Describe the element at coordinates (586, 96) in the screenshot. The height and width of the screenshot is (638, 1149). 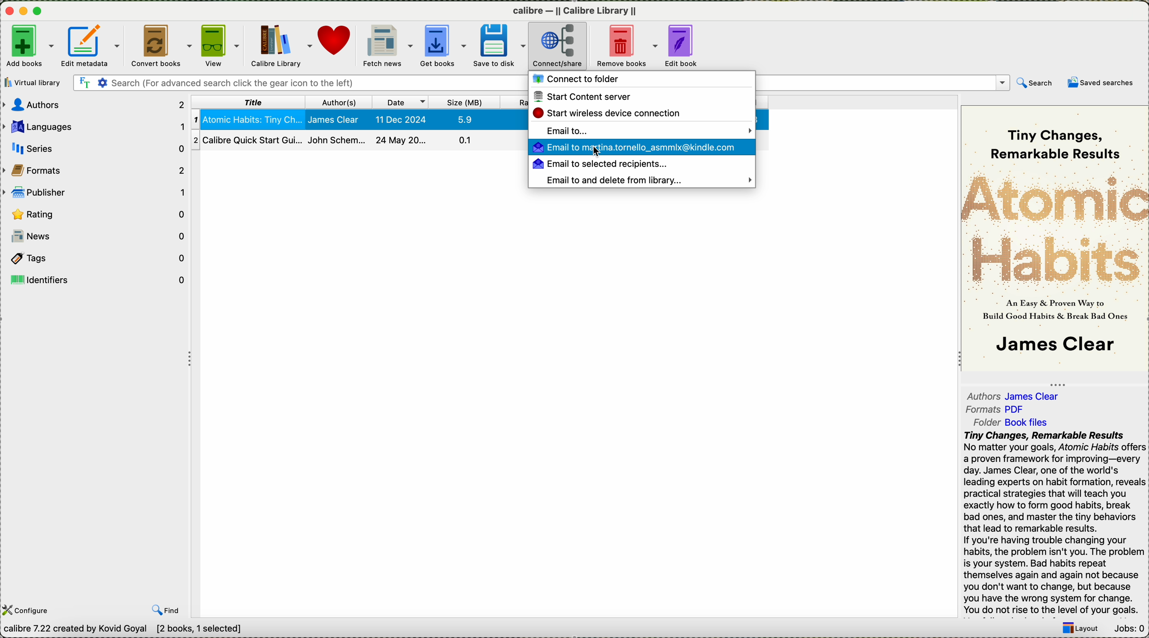
I see `start content server` at that location.